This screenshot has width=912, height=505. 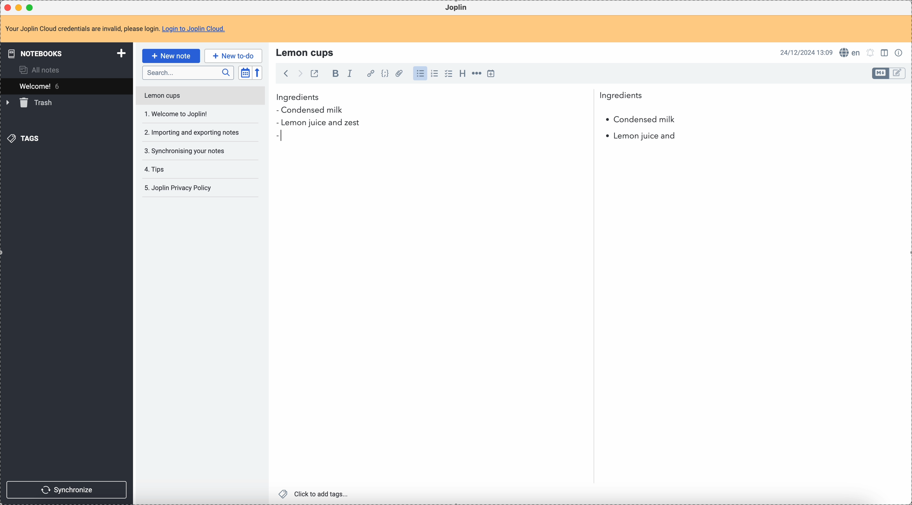 I want to click on bullet point, so click(x=280, y=138).